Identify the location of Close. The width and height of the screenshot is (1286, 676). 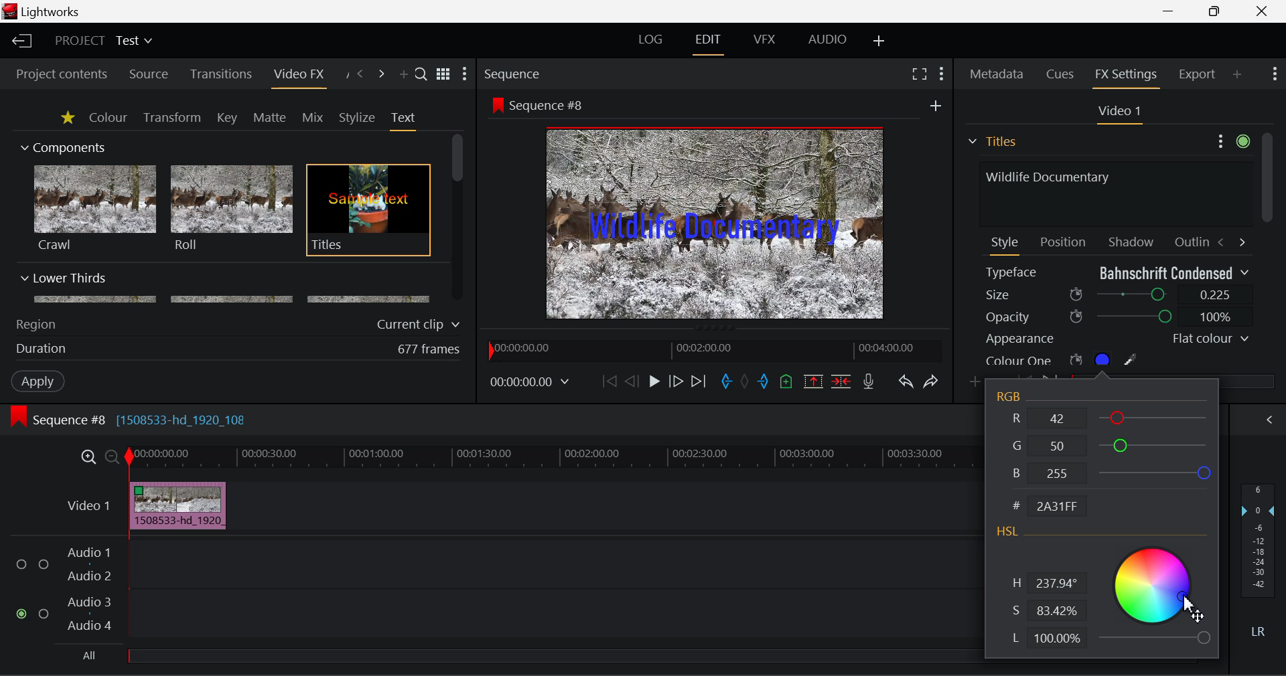
(1263, 10).